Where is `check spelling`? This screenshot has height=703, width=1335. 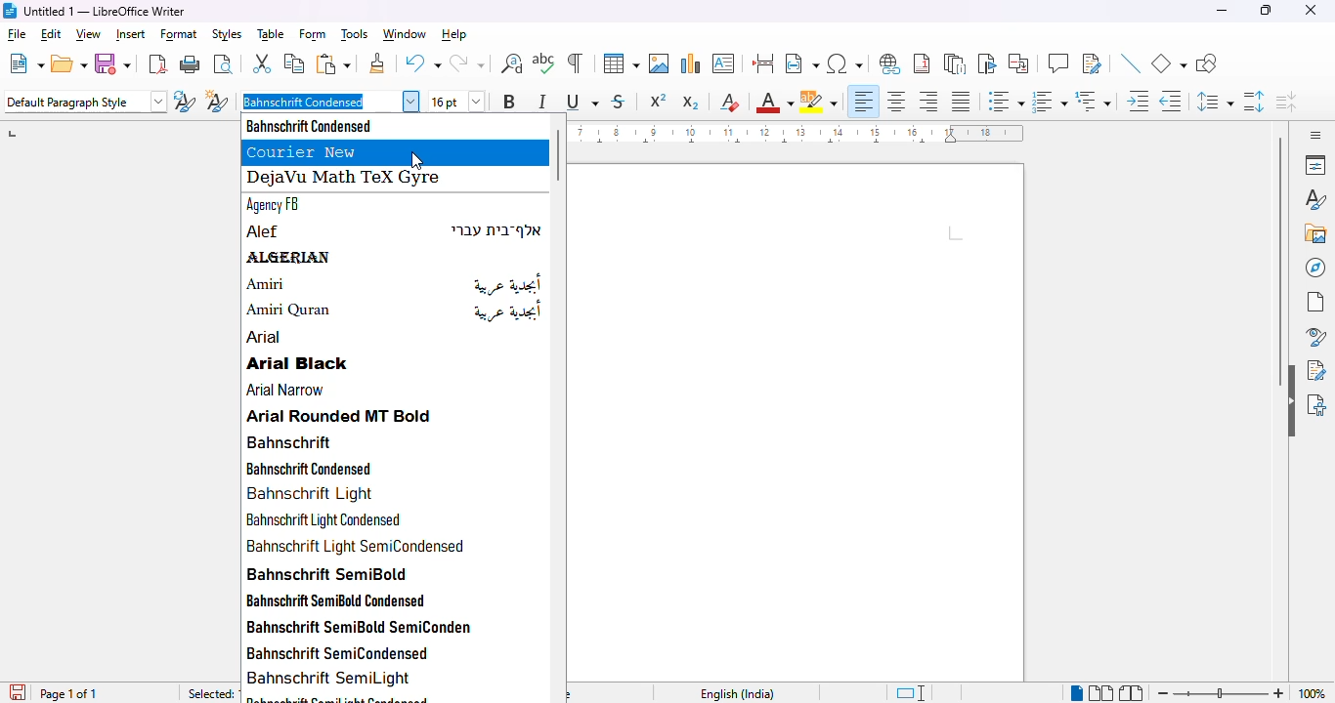 check spelling is located at coordinates (544, 62).